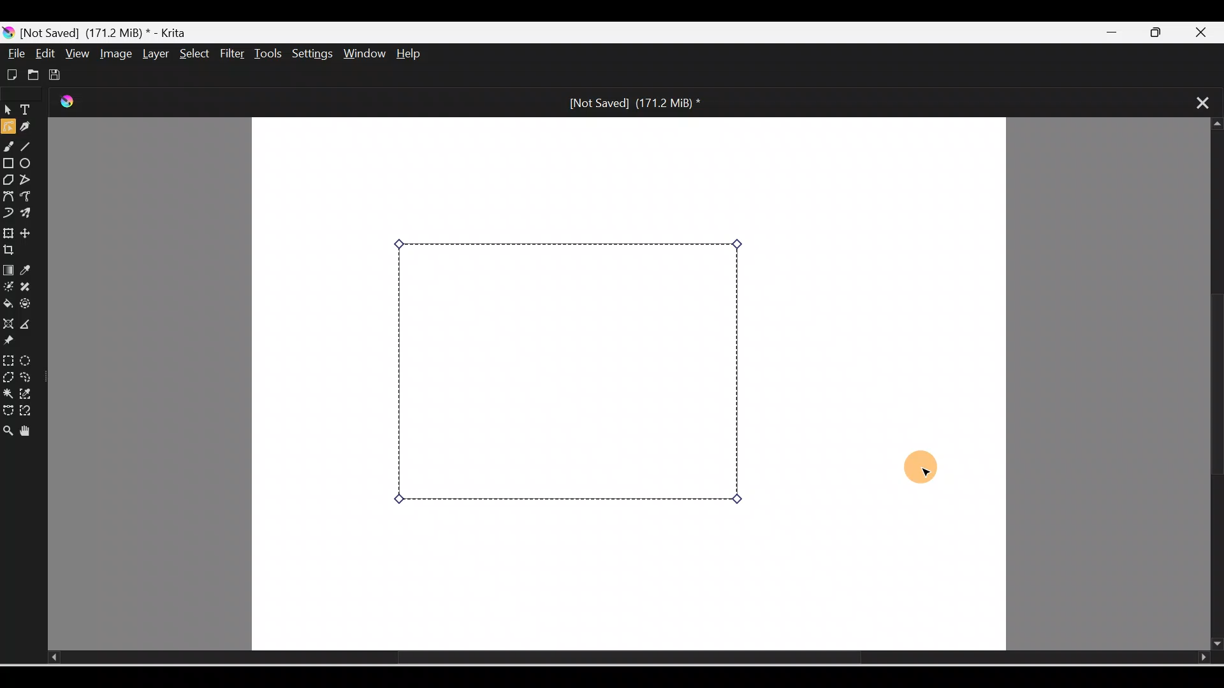  I want to click on Scroll bar, so click(609, 658).